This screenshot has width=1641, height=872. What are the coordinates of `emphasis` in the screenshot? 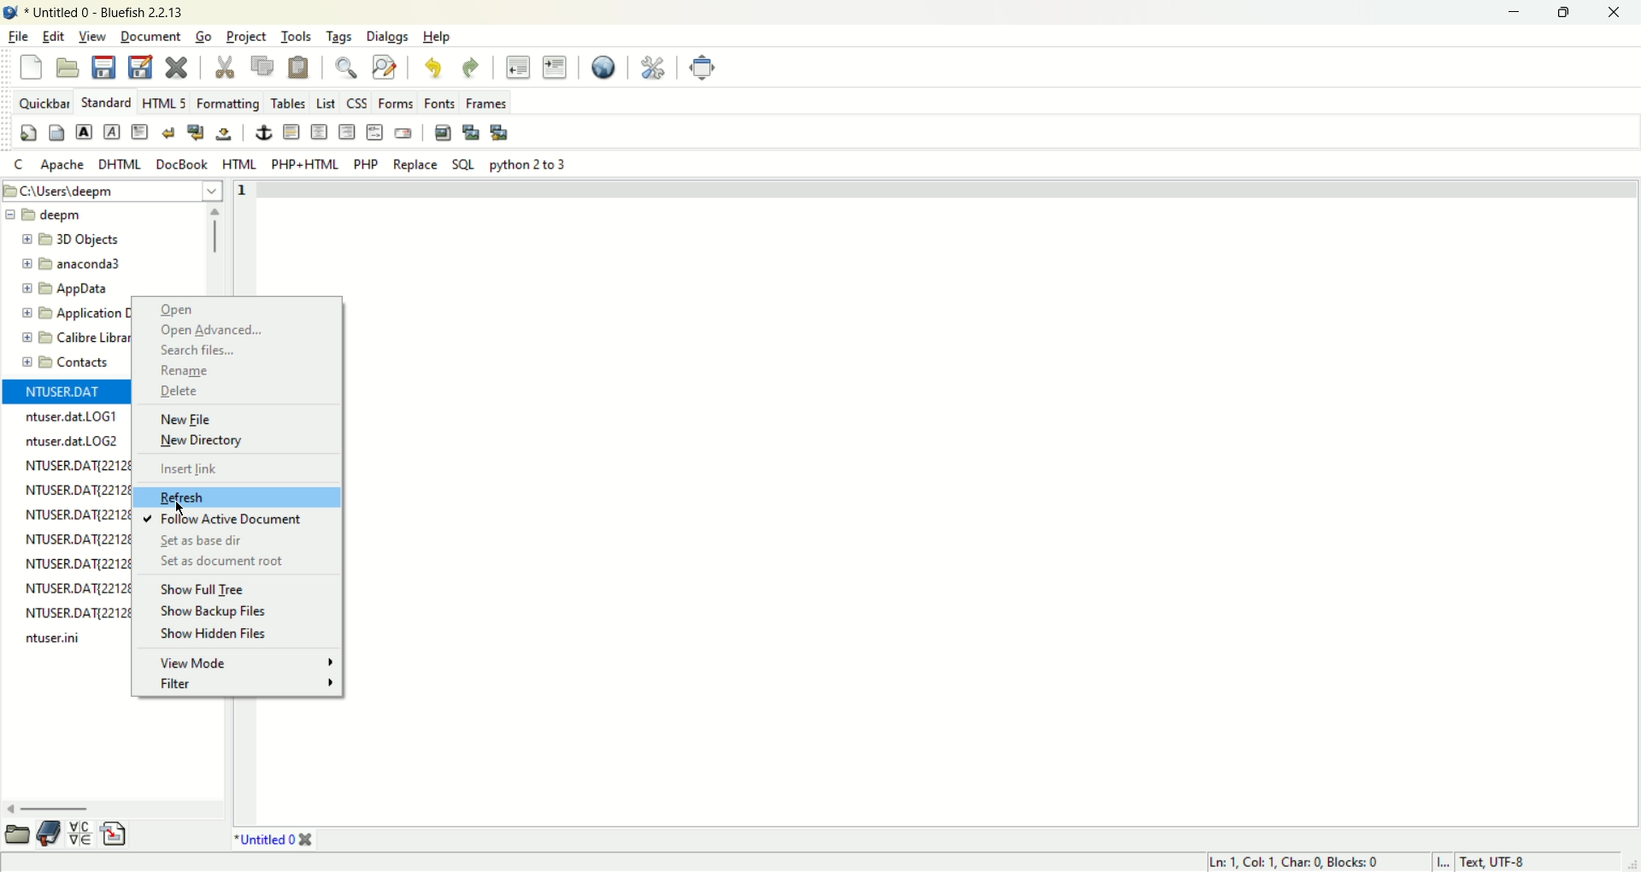 It's located at (111, 131).